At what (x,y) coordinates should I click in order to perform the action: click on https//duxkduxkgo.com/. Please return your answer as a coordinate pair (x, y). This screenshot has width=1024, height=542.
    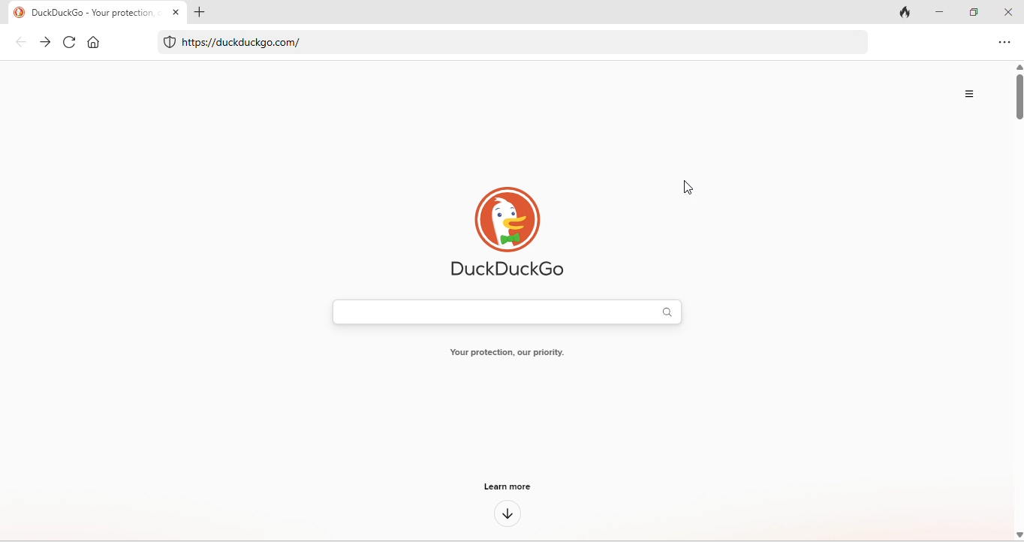
    Looking at the image, I should click on (509, 41).